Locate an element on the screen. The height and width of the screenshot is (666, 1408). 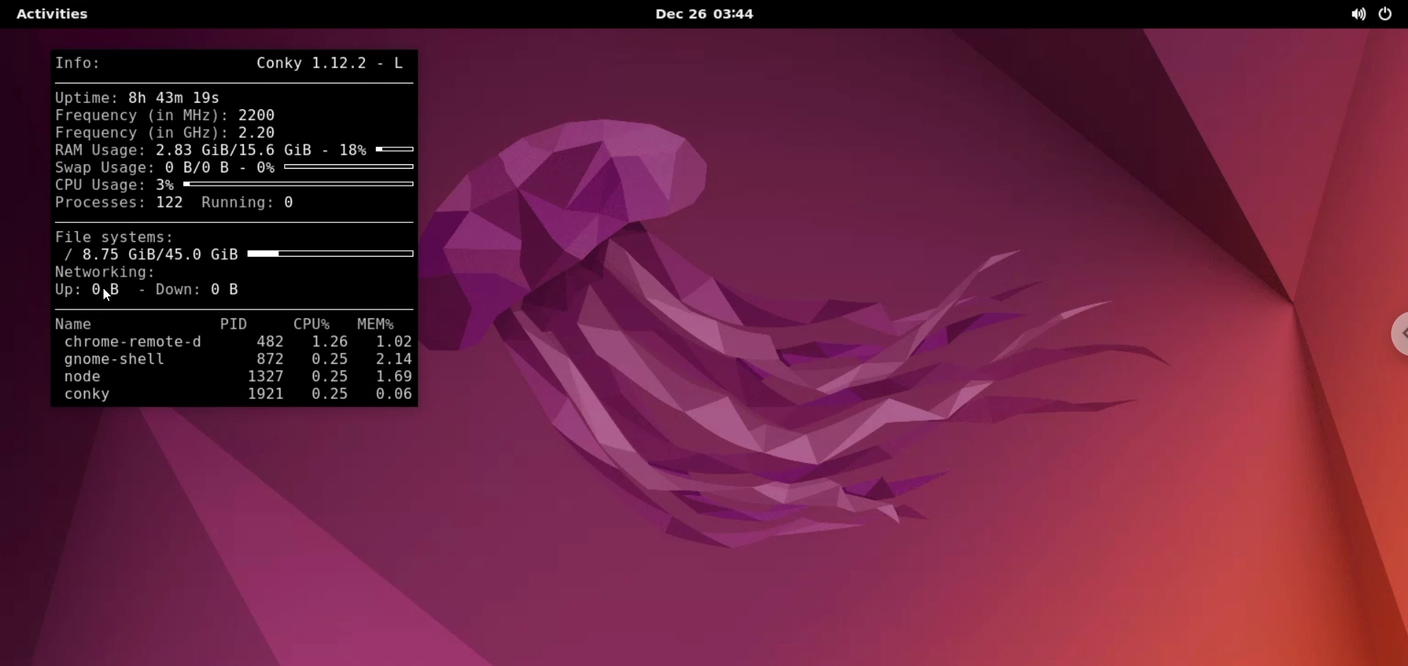
0.06 is located at coordinates (393, 397).